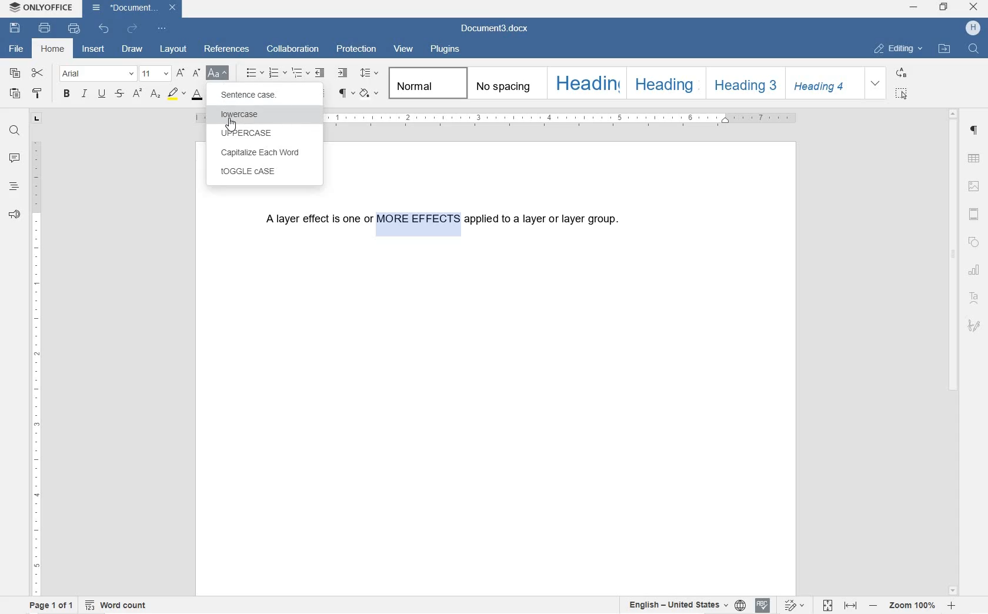 Image resolution: width=988 pixels, height=614 pixels. Describe the element at coordinates (795, 605) in the screenshot. I see `TRACK CHANGES` at that location.